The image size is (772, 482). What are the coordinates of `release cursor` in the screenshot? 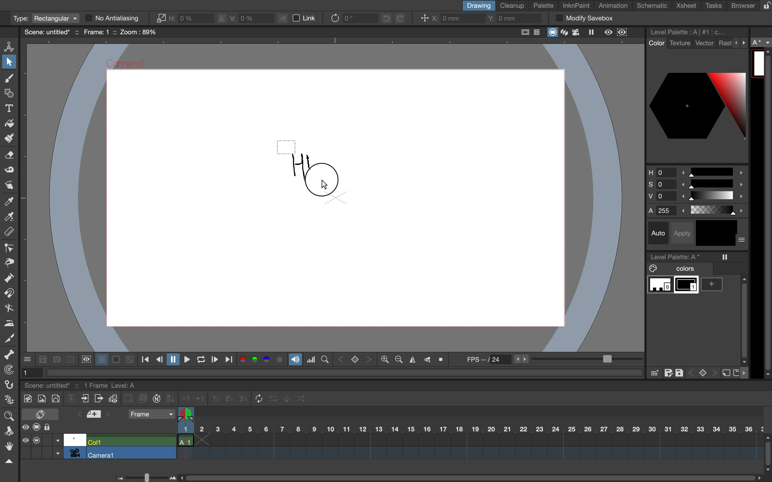 It's located at (325, 185).